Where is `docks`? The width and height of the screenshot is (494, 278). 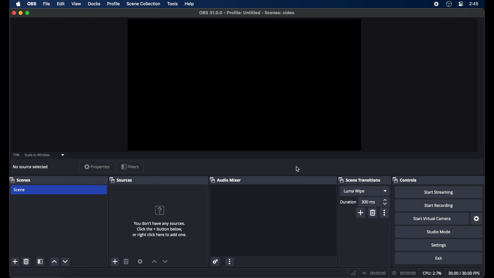
docks is located at coordinates (94, 4).